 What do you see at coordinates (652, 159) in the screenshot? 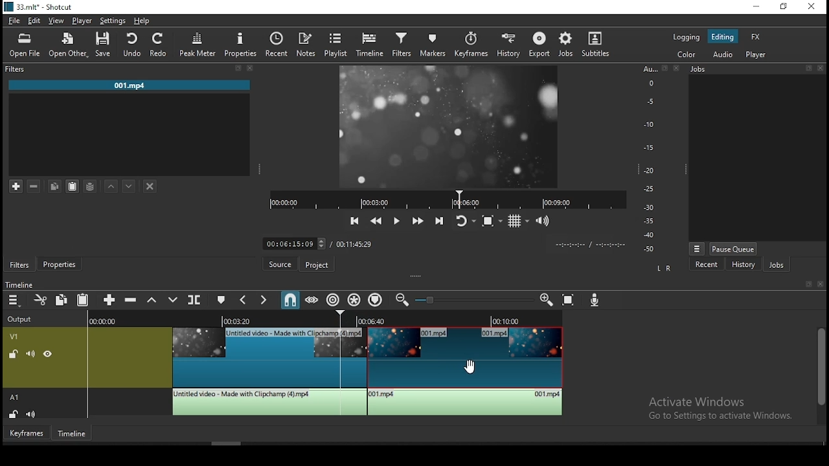
I see `scale` at bounding box center [652, 159].